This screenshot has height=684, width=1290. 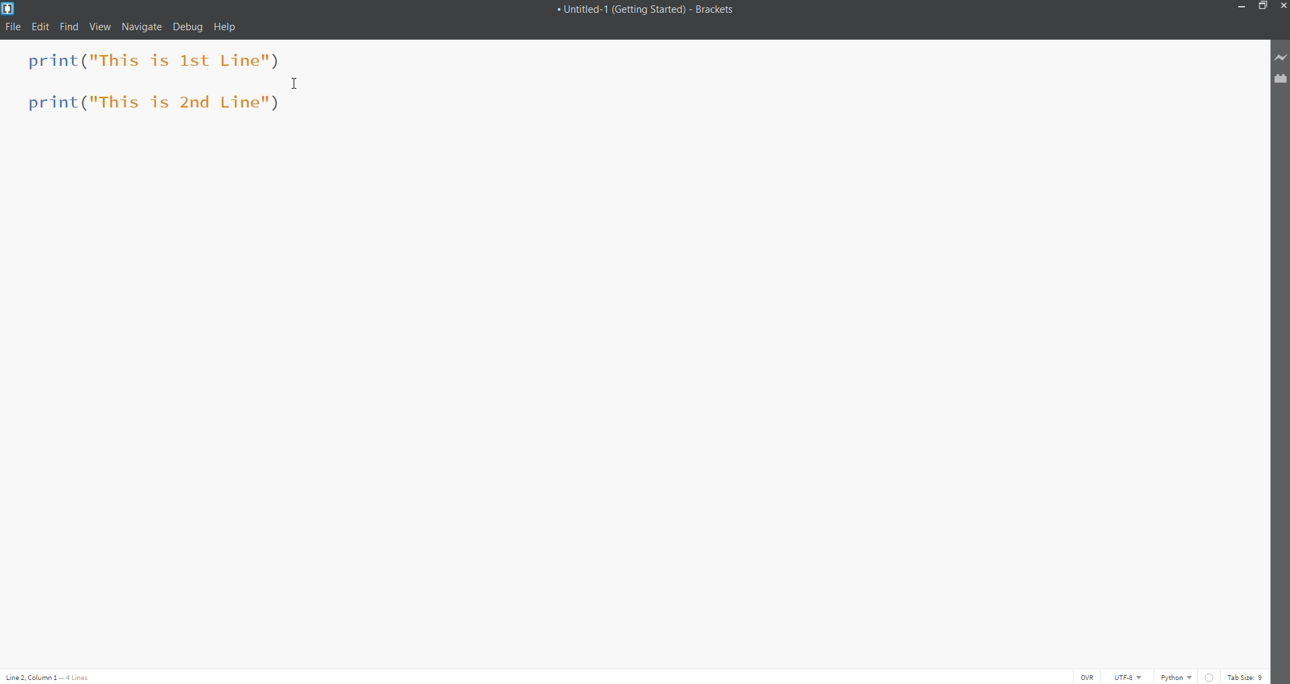 I want to click on Select the Encoding, so click(x=1128, y=675).